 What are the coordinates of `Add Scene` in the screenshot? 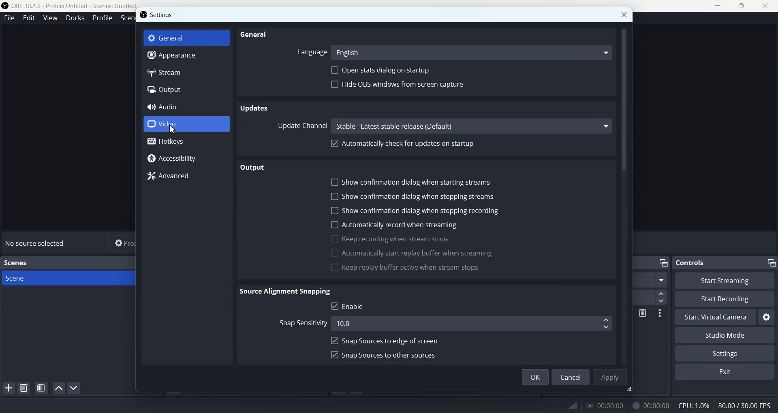 It's located at (8, 388).